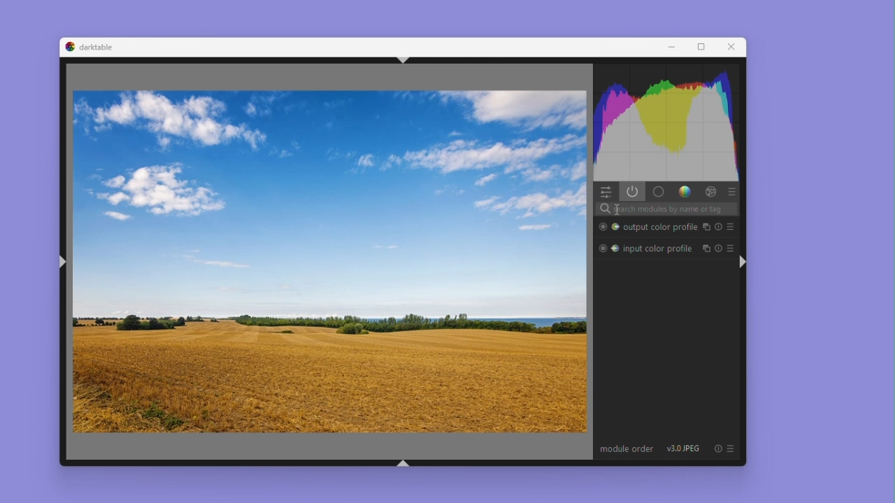 This screenshot has width=895, height=503. I want to click on Quick access, so click(606, 192).